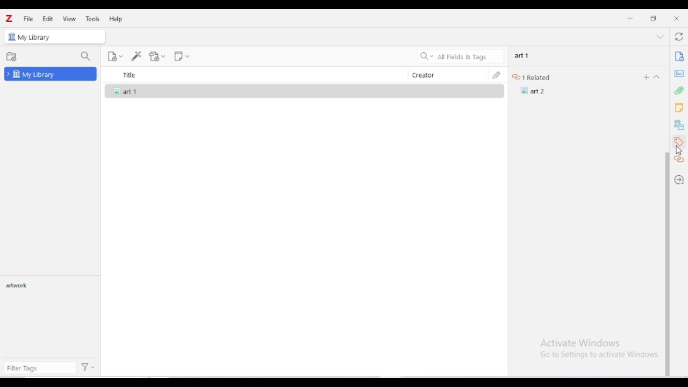 The width and height of the screenshot is (688, 387). Describe the element at coordinates (447, 75) in the screenshot. I see `creator` at that location.